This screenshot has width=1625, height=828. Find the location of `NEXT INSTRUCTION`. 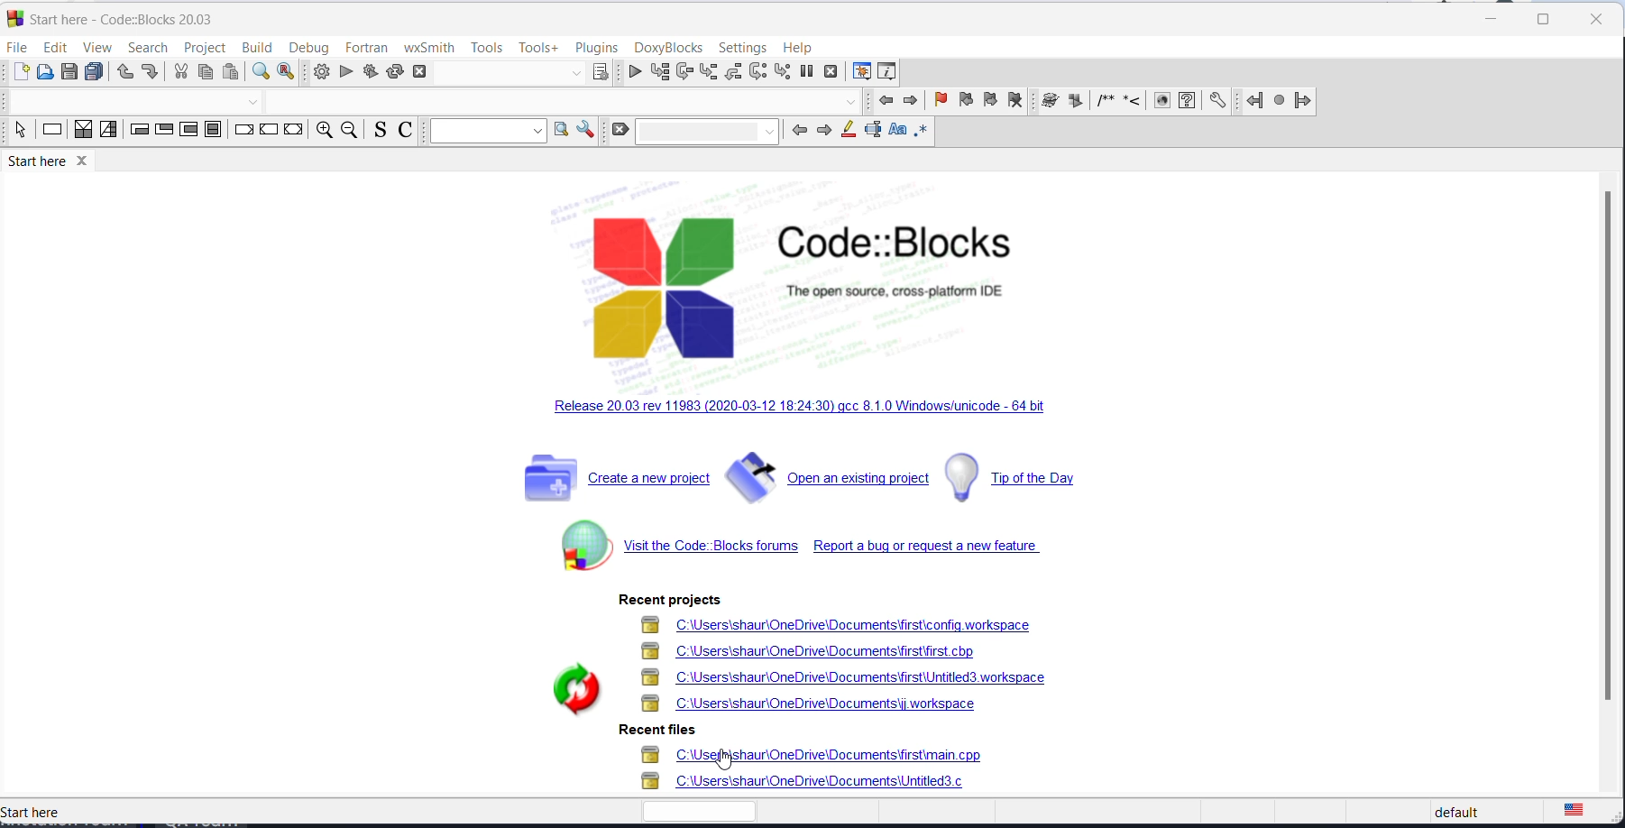

NEXT INSTRUCTION is located at coordinates (759, 73).